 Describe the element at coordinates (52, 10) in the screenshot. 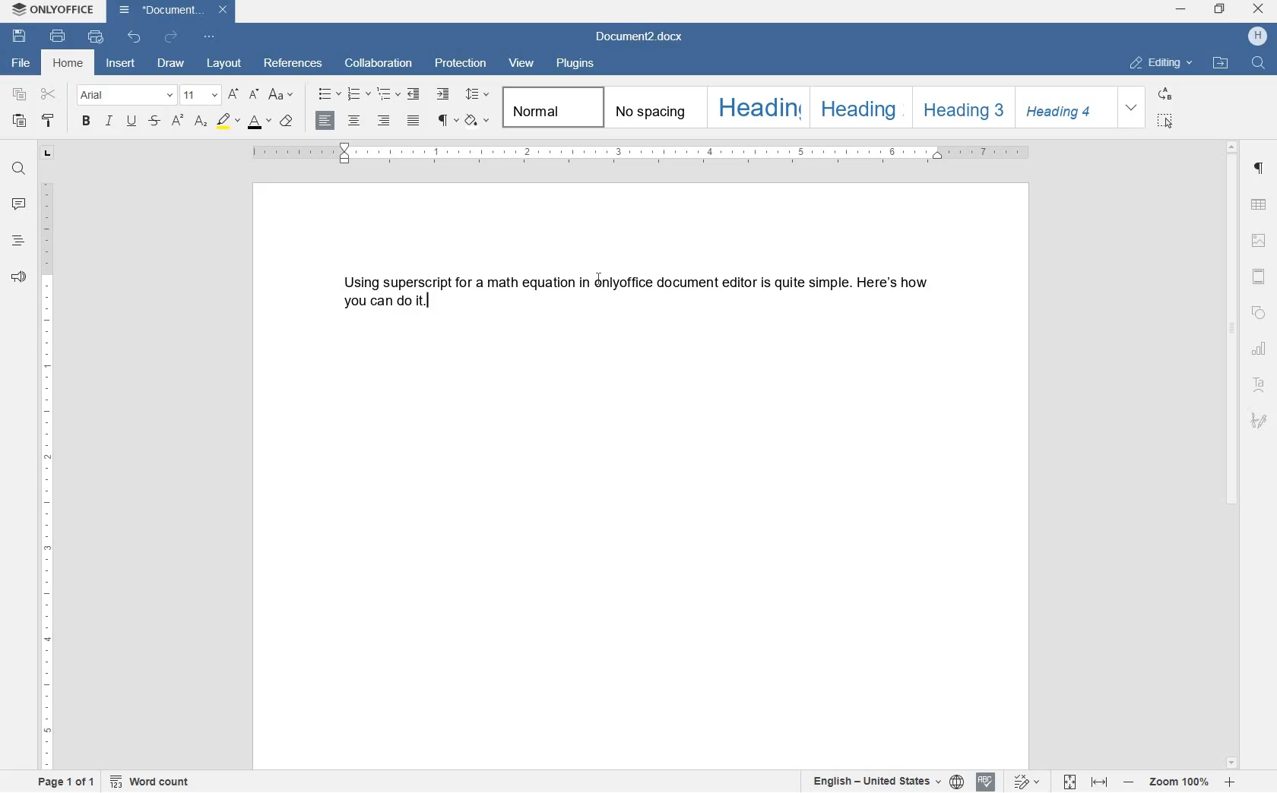

I see `ONLYOFFICE` at that location.